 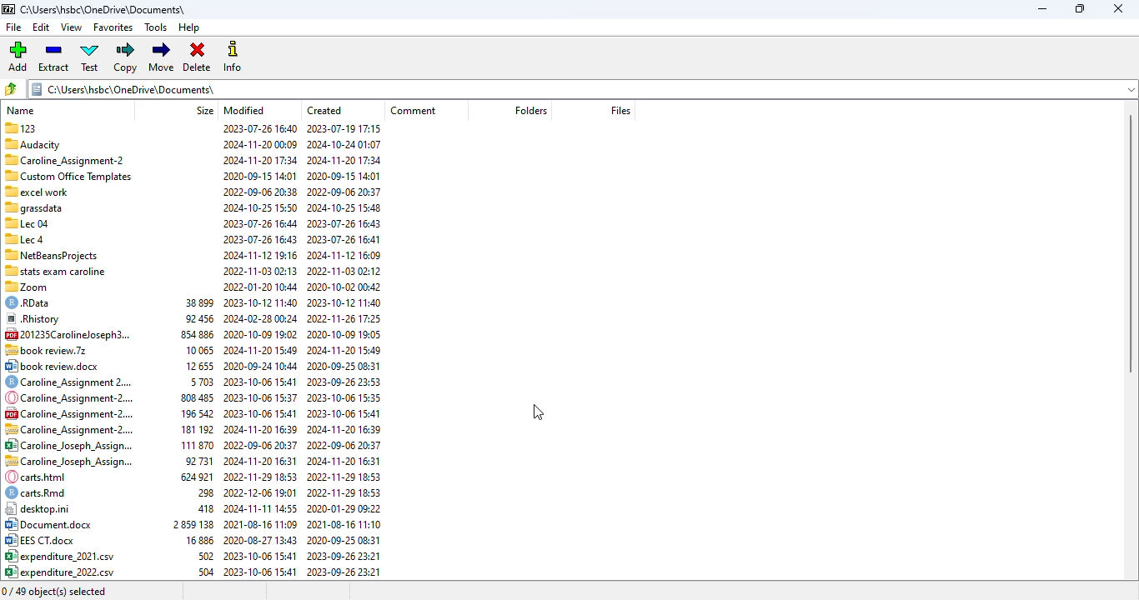 What do you see at coordinates (161, 57) in the screenshot?
I see `move` at bounding box center [161, 57].